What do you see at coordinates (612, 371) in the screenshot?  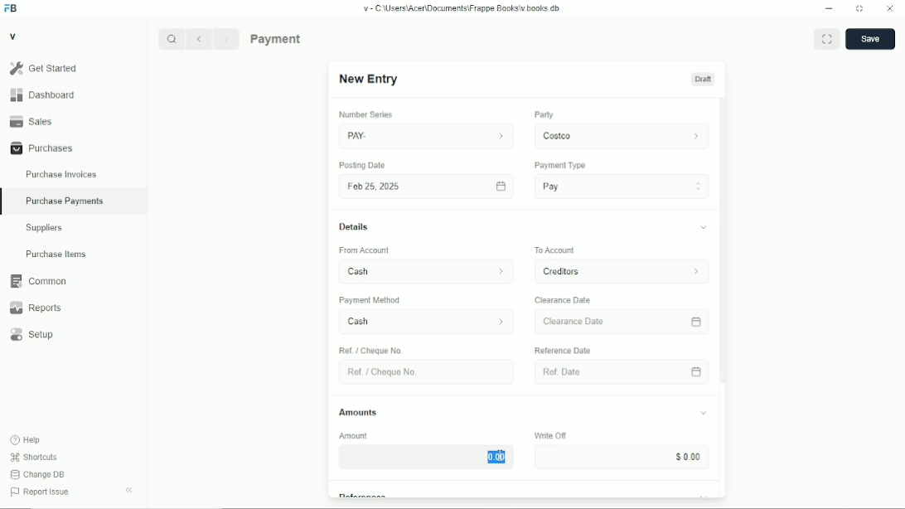 I see `Ref Date.` at bounding box center [612, 371].